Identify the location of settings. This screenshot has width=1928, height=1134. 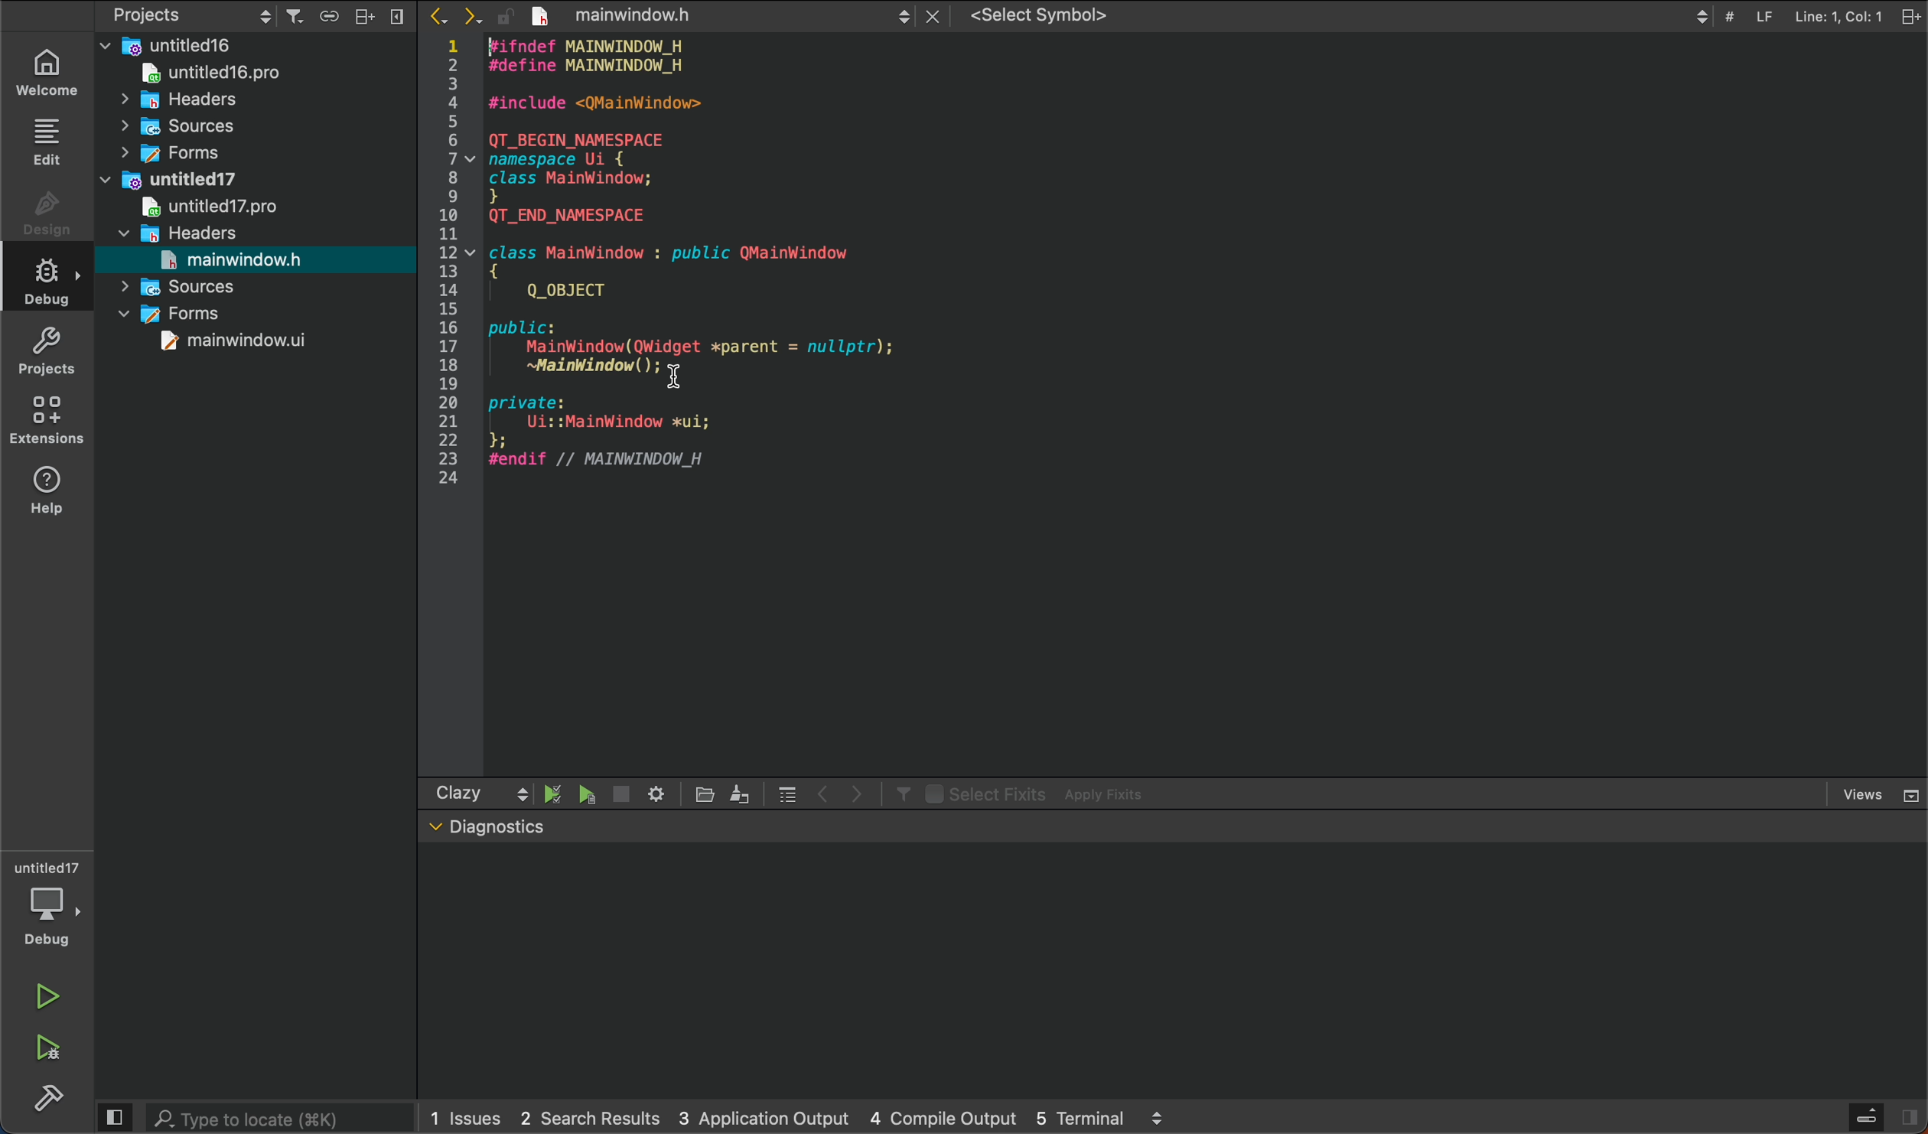
(655, 792).